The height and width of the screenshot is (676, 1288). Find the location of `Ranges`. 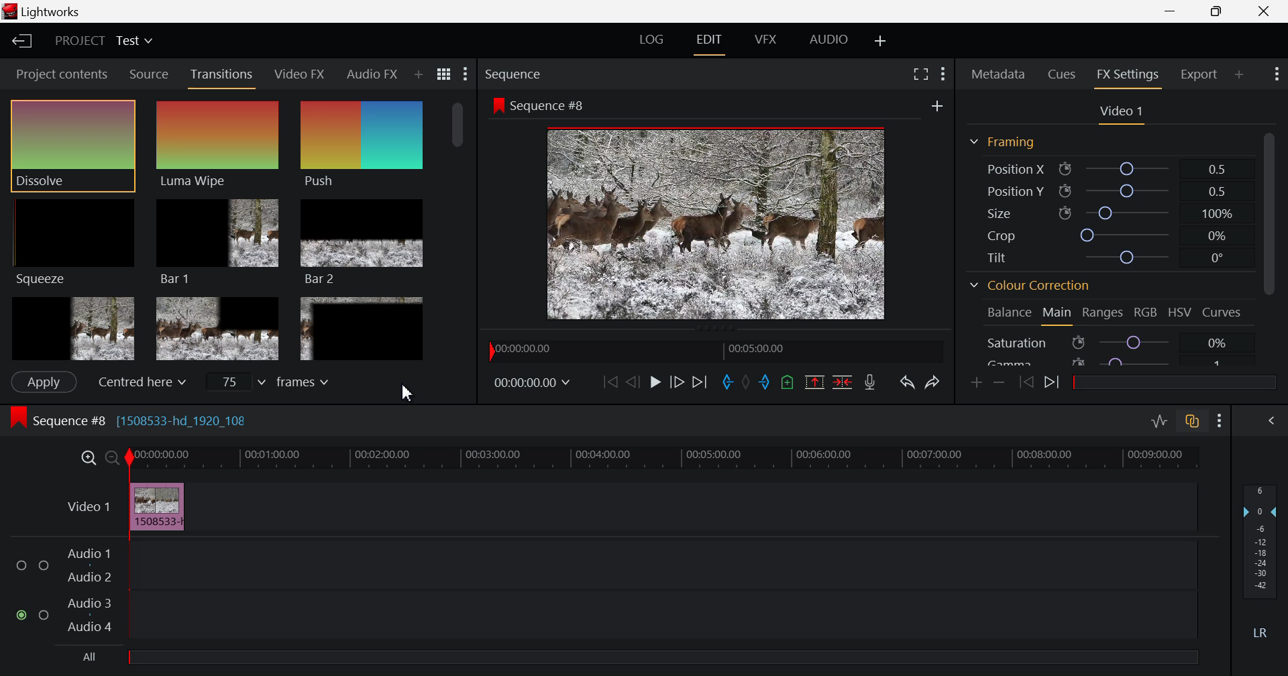

Ranges is located at coordinates (1106, 313).